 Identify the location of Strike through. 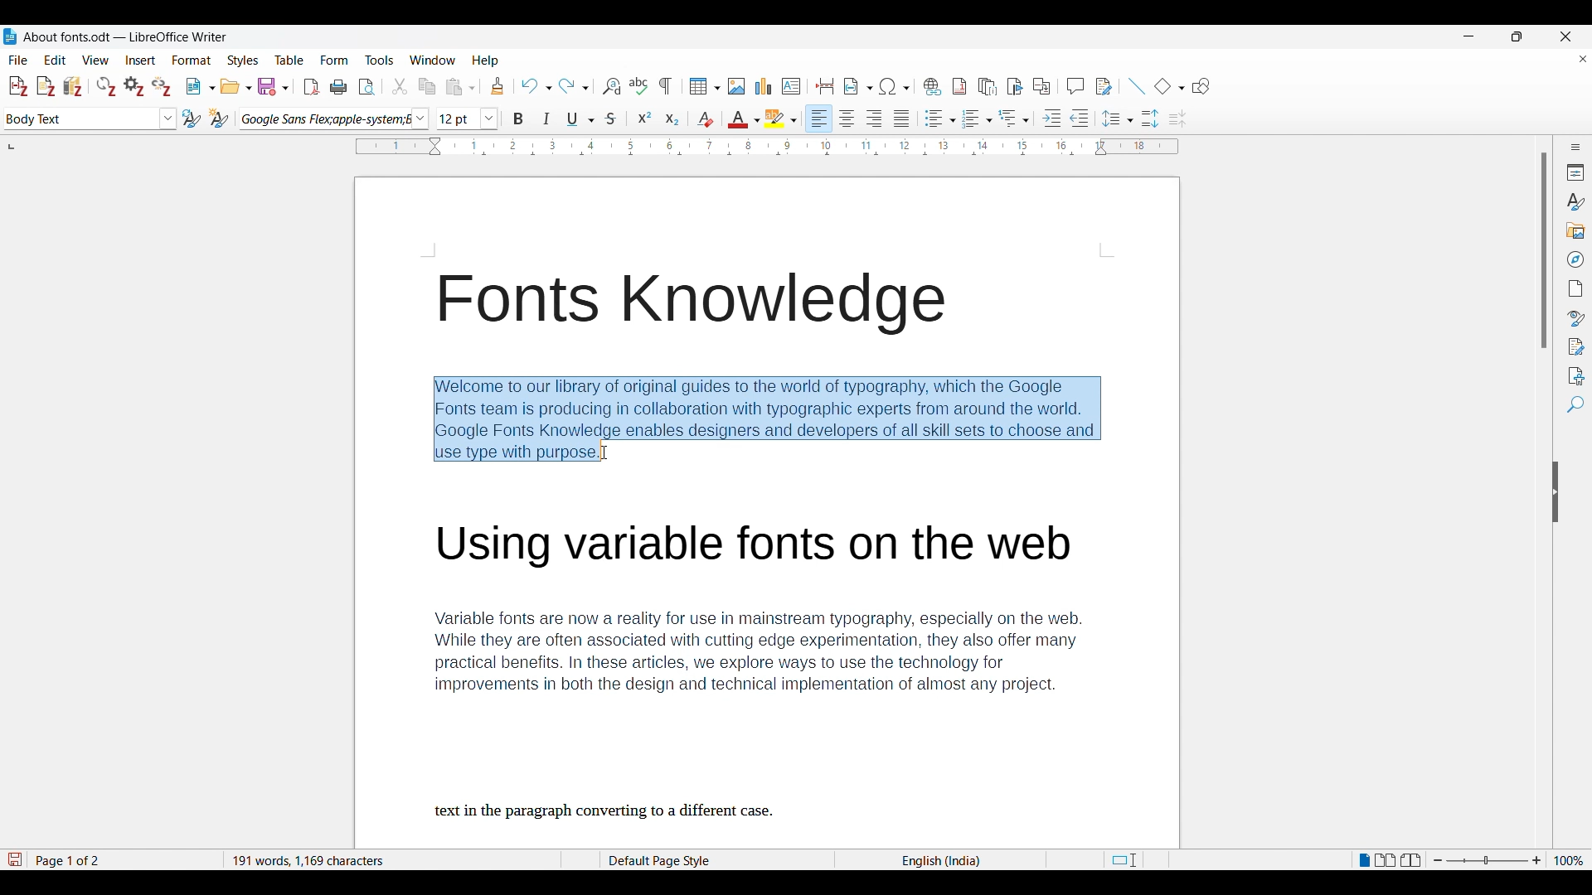
(612, 119).